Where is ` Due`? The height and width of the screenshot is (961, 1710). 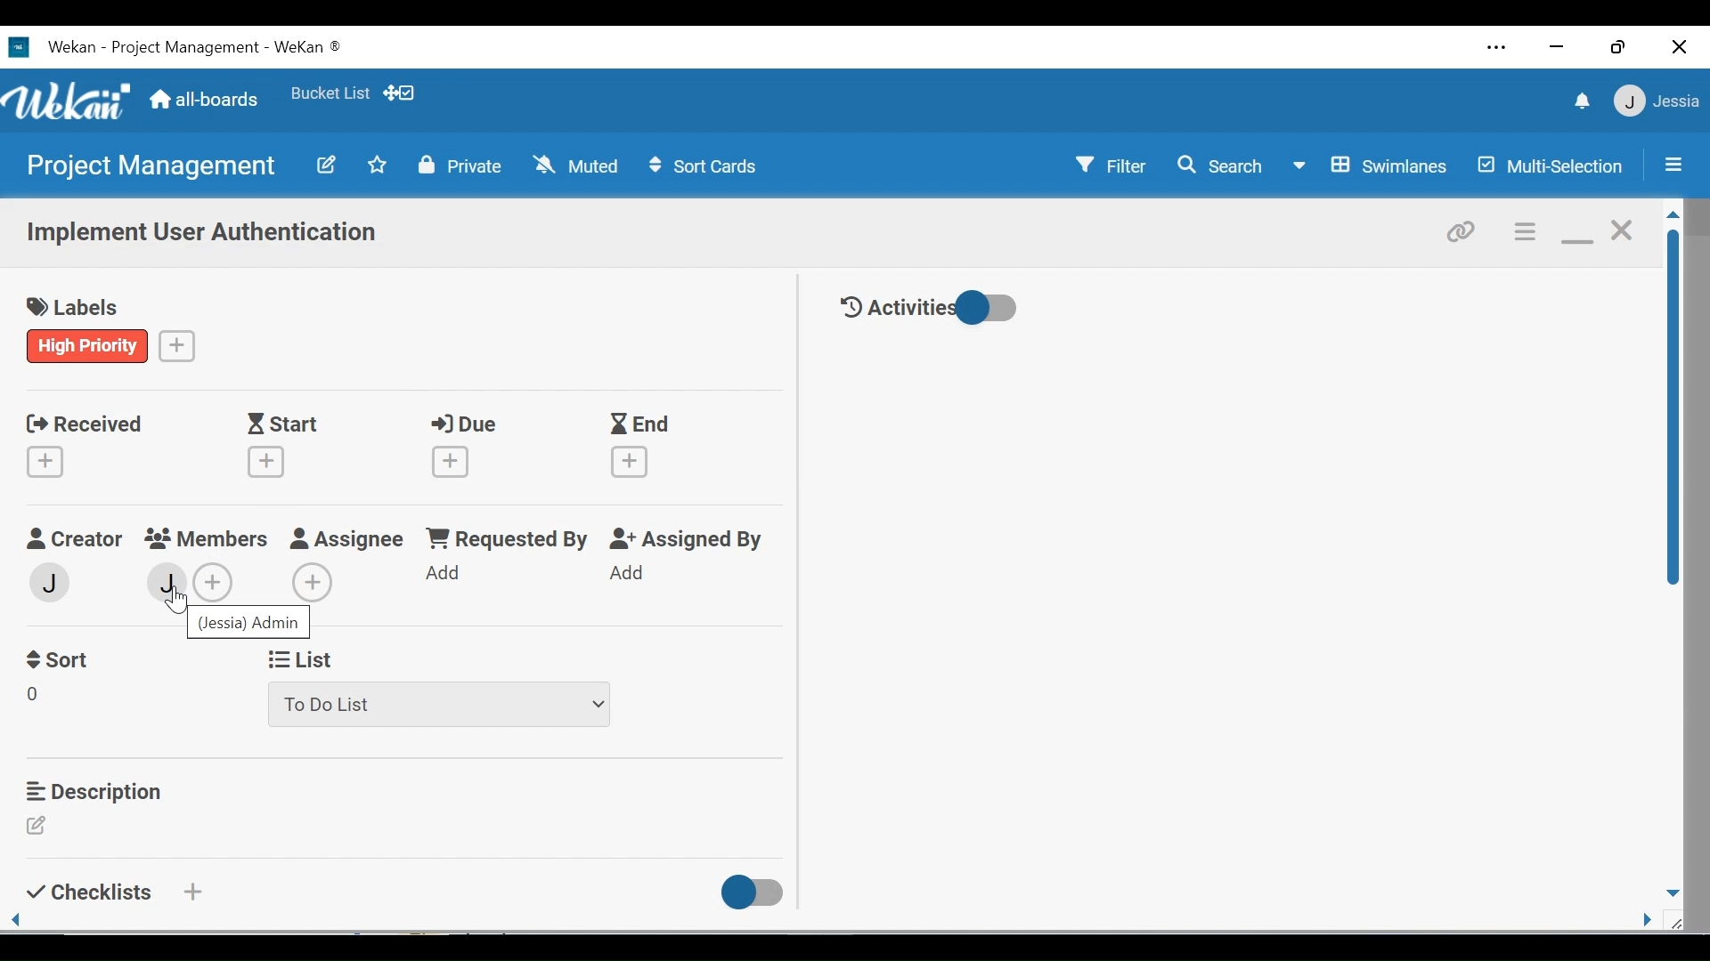
 Due is located at coordinates (458, 448).